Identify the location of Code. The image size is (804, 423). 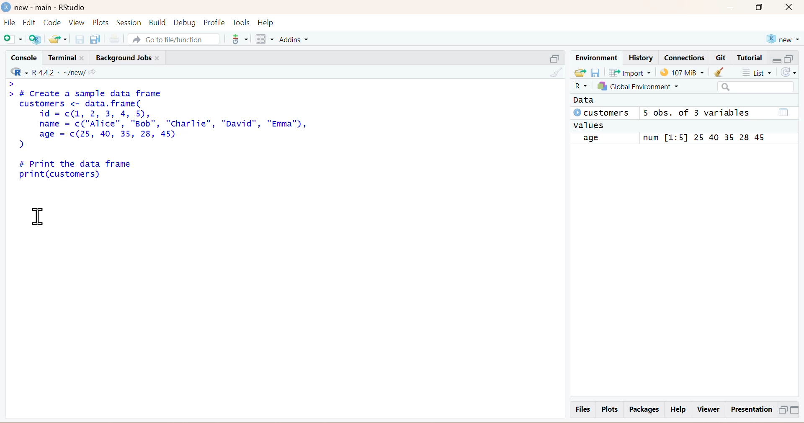
(53, 22).